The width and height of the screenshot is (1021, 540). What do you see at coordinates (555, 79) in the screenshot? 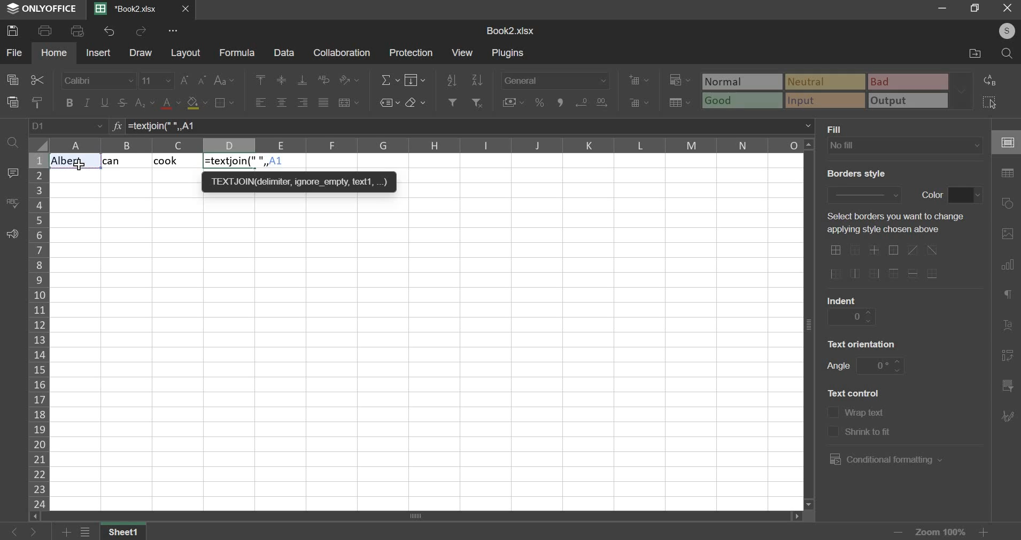
I see `number format` at bounding box center [555, 79].